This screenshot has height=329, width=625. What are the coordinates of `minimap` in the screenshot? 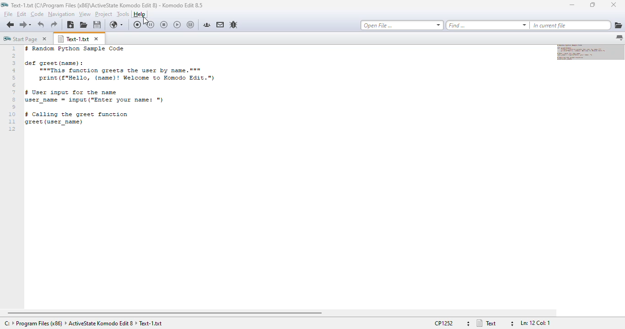 It's located at (591, 53).